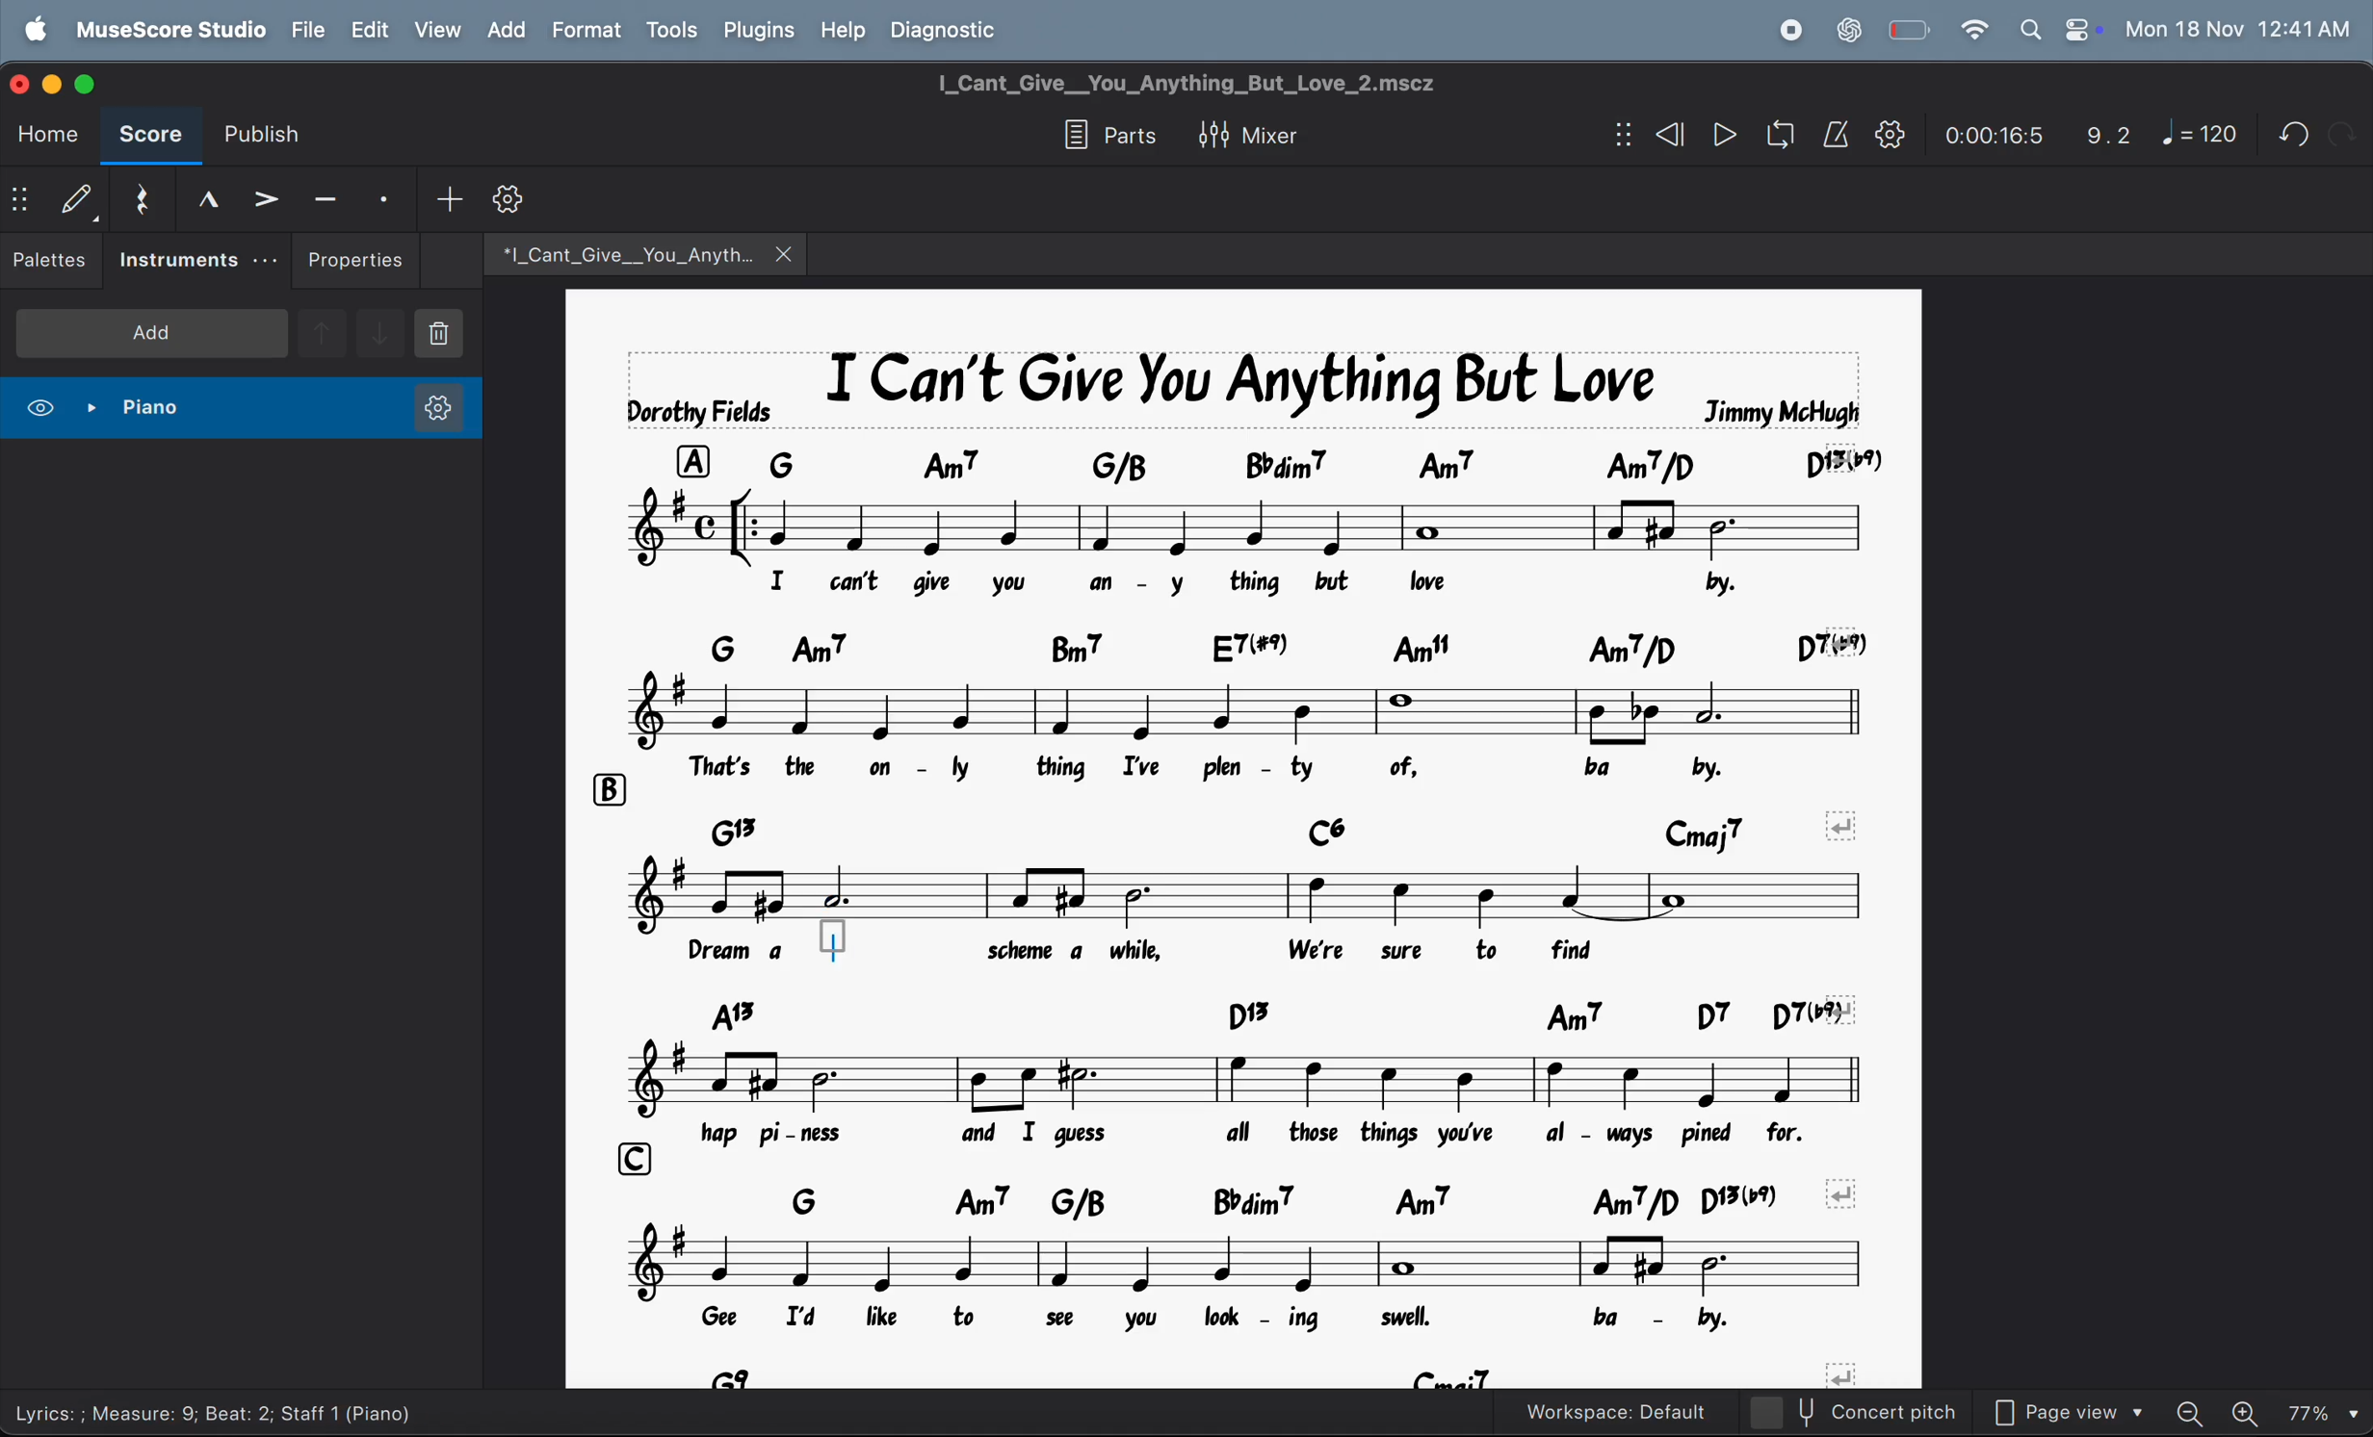 This screenshot has width=2373, height=1437. What do you see at coordinates (602, 785) in the screenshot?
I see `row` at bounding box center [602, 785].